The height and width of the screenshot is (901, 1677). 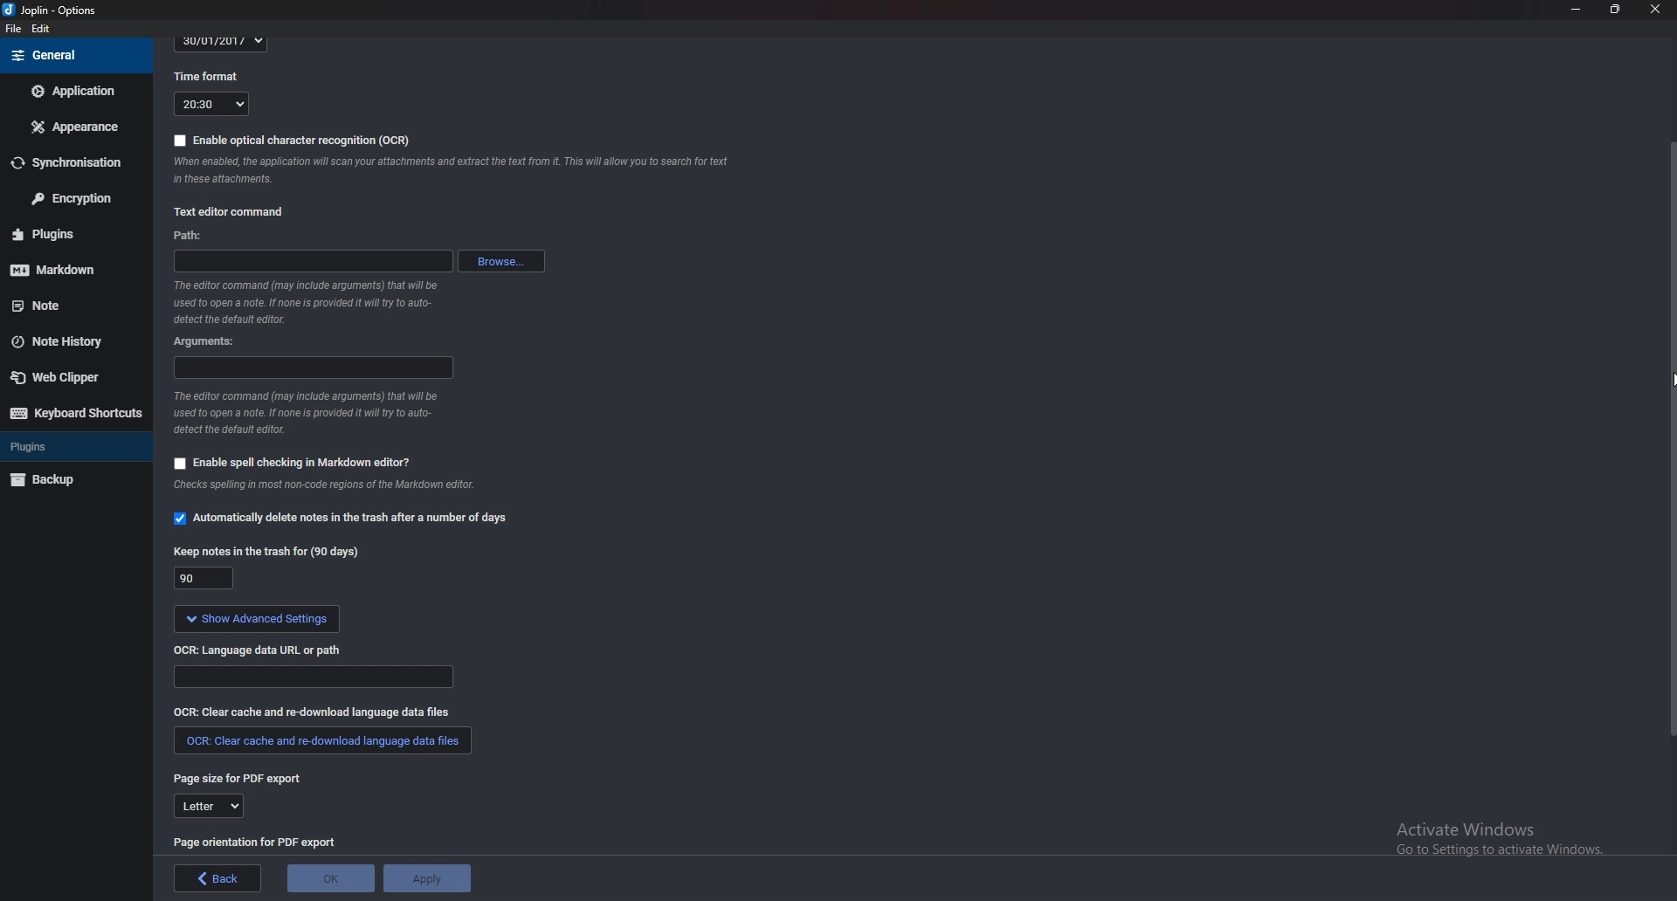 What do you see at coordinates (292, 463) in the screenshot?
I see `Enable spell checking` at bounding box center [292, 463].